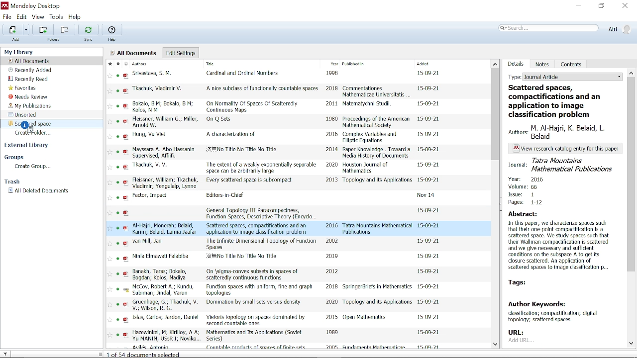  Describe the element at coordinates (263, 89) in the screenshot. I see `title` at that location.